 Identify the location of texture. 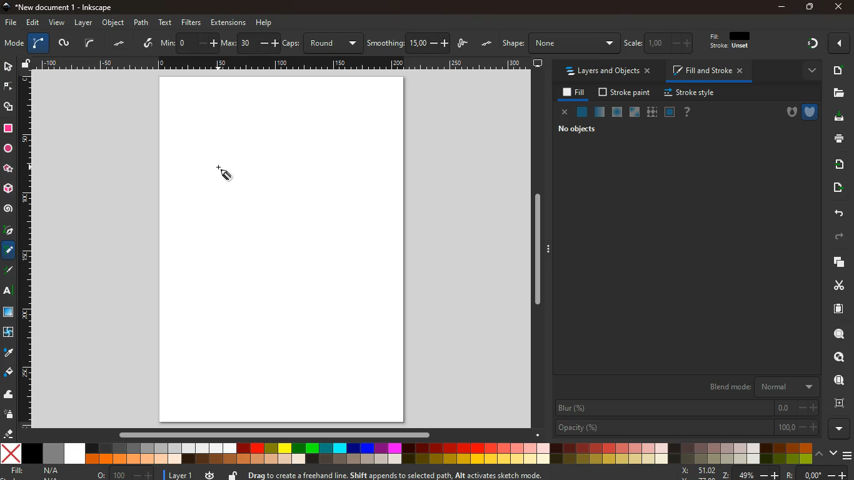
(9, 312).